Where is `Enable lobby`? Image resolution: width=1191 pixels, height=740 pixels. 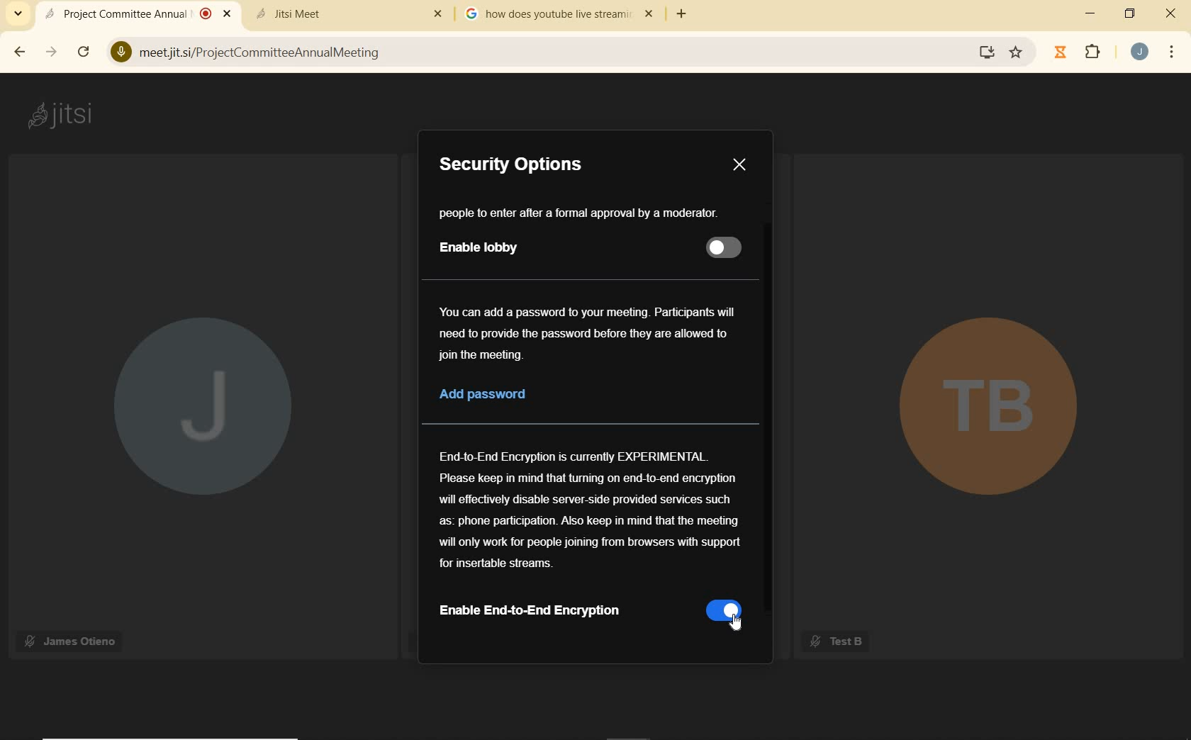
Enable lobby is located at coordinates (481, 247).